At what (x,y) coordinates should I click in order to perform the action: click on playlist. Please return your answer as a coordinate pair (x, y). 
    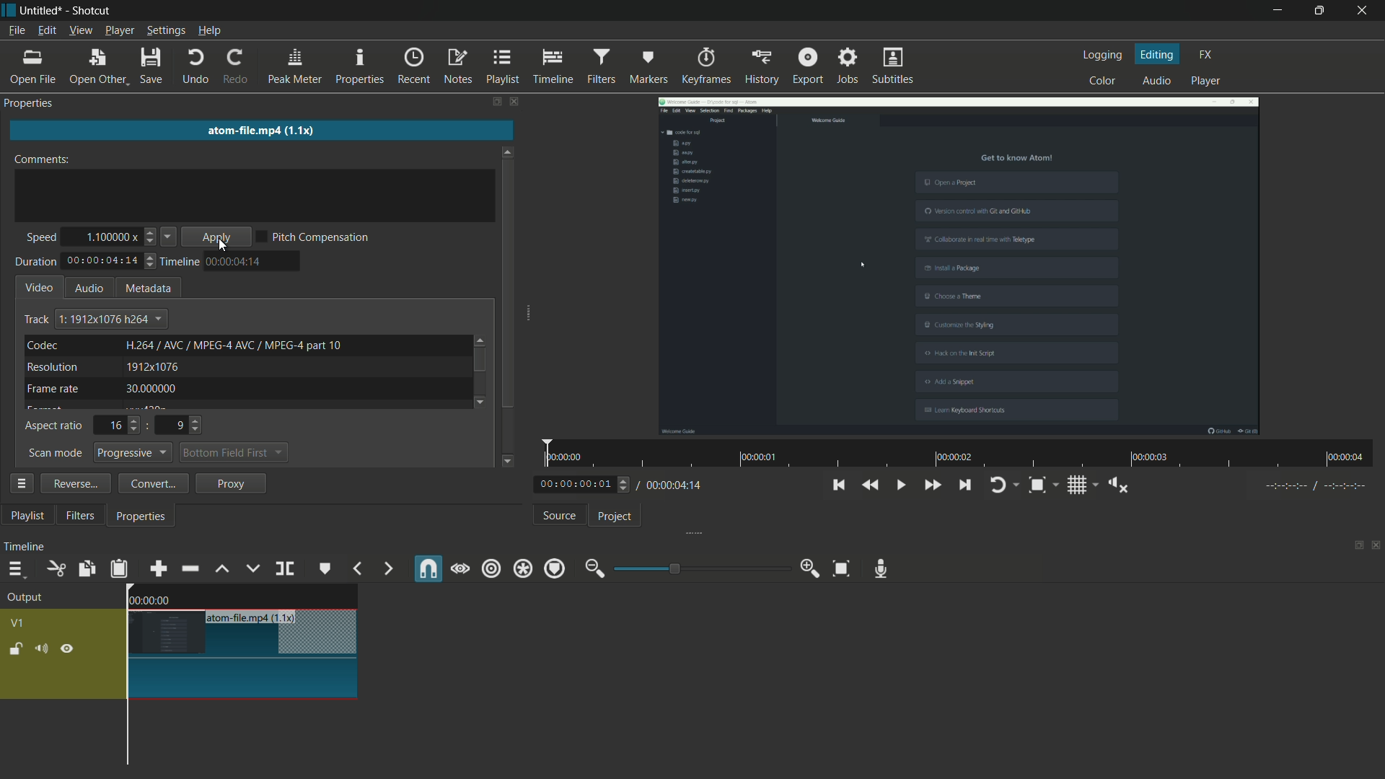
    Looking at the image, I should click on (503, 66).